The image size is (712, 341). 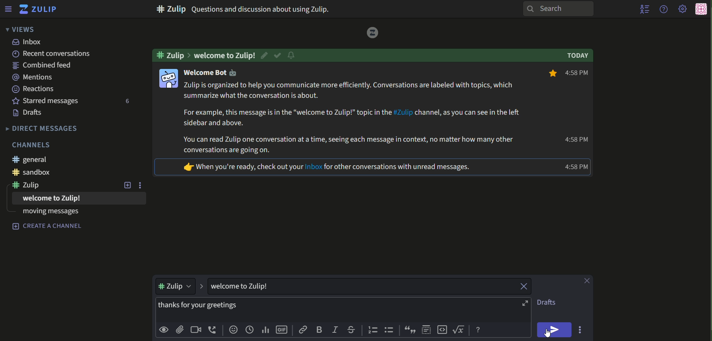 I want to click on personal menu, so click(x=701, y=9).